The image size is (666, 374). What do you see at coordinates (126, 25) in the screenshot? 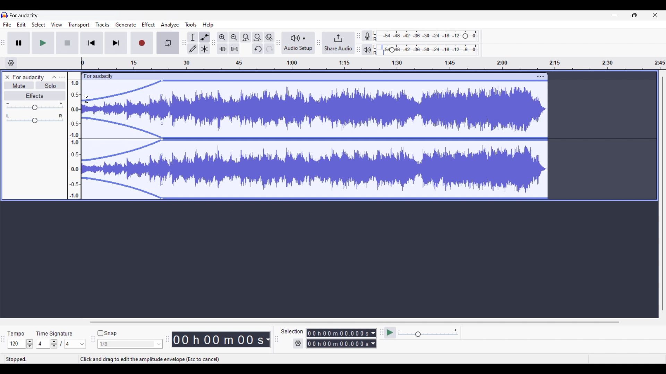
I see `Generate` at bounding box center [126, 25].